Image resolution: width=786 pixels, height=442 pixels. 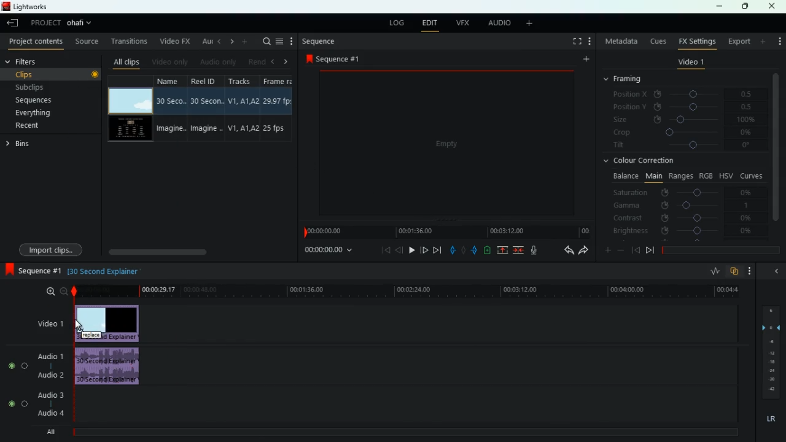 What do you see at coordinates (445, 232) in the screenshot?
I see `time` at bounding box center [445, 232].